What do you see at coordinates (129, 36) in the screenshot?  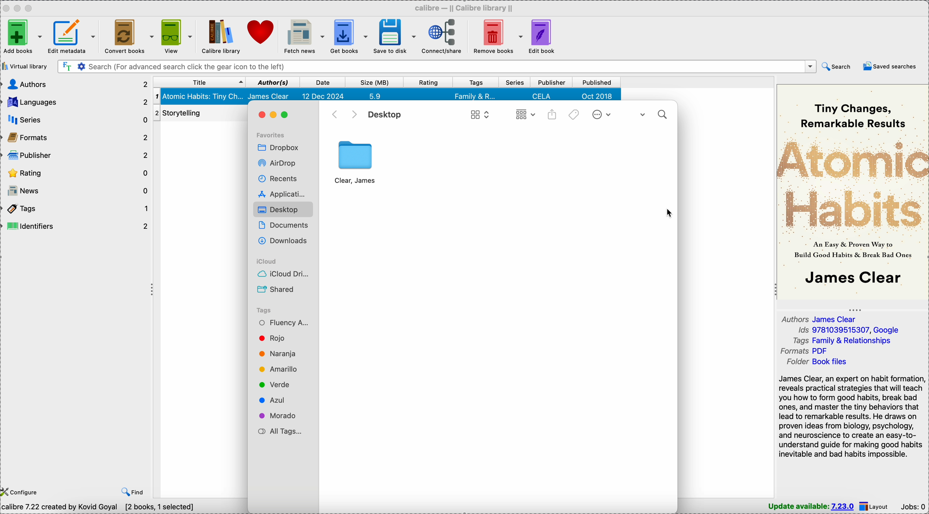 I see `convert books` at bounding box center [129, 36].